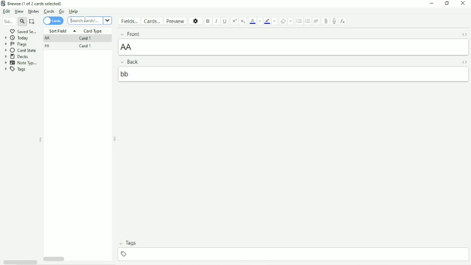 This screenshot has height=265, width=471. I want to click on Select, so click(33, 22).